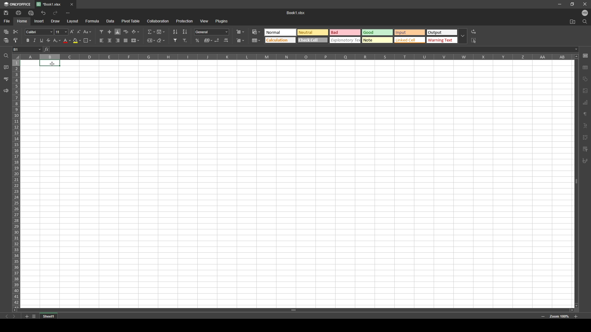 The width and height of the screenshot is (591, 332). Describe the element at coordinates (6, 91) in the screenshot. I see `feedback` at that location.